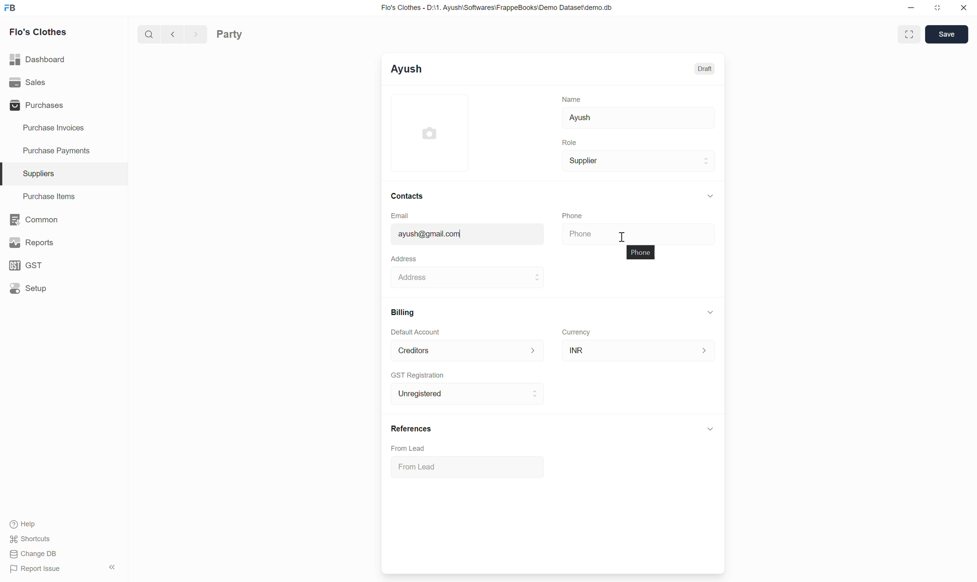 The image size is (977, 582). What do you see at coordinates (64, 174) in the screenshot?
I see `Suppliers` at bounding box center [64, 174].